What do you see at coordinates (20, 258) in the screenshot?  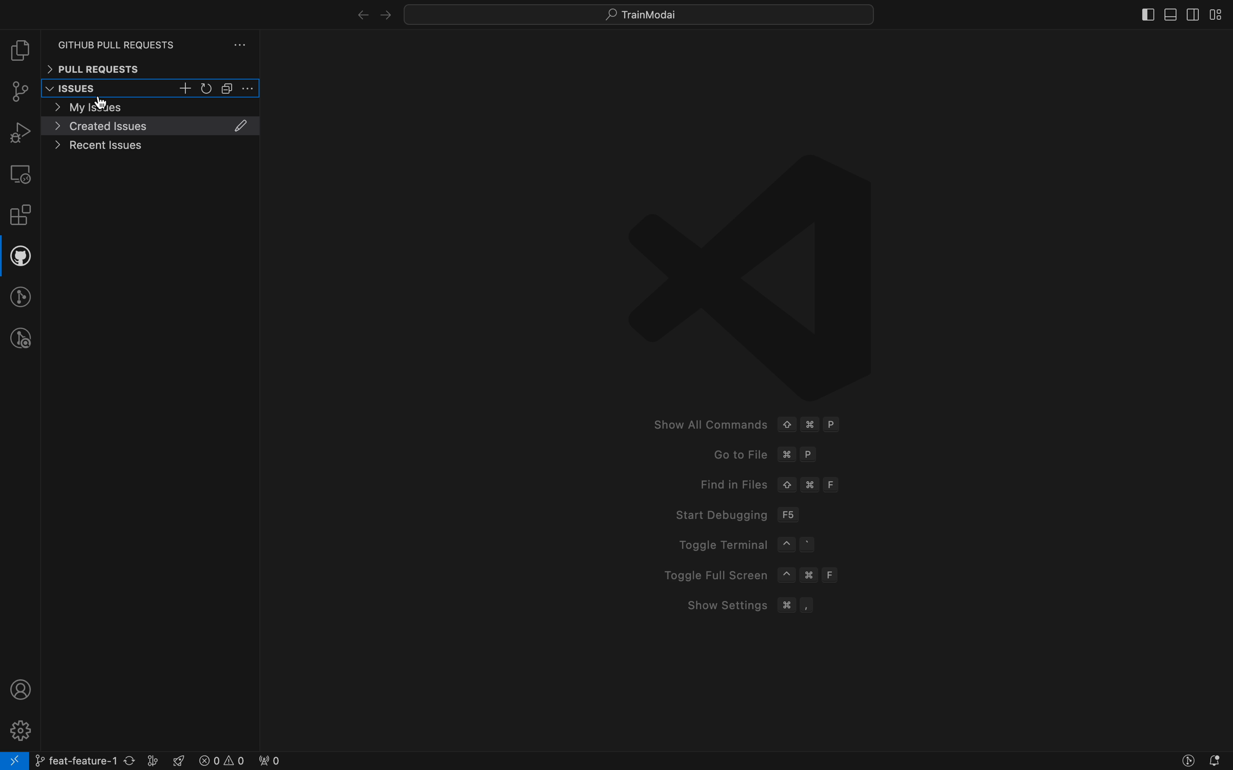 I see `github pull request and issues` at bounding box center [20, 258].